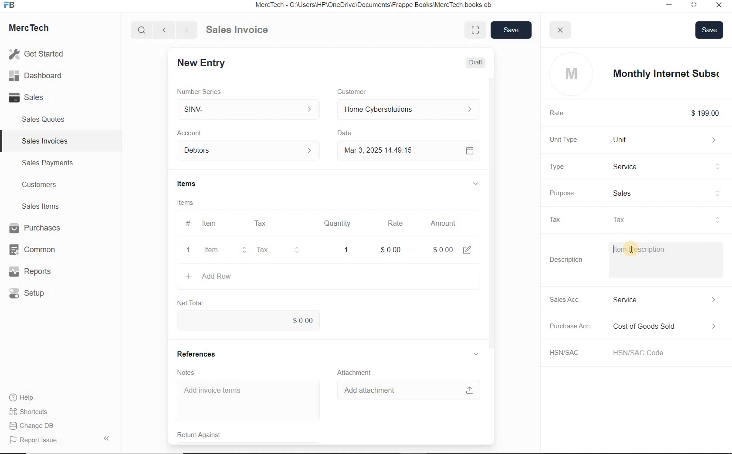 This screenshot has width=732, height=454. What do you see at coordinates (188, 372) in the screenshot?
I see `Notes` at bounding box center [188, 372].